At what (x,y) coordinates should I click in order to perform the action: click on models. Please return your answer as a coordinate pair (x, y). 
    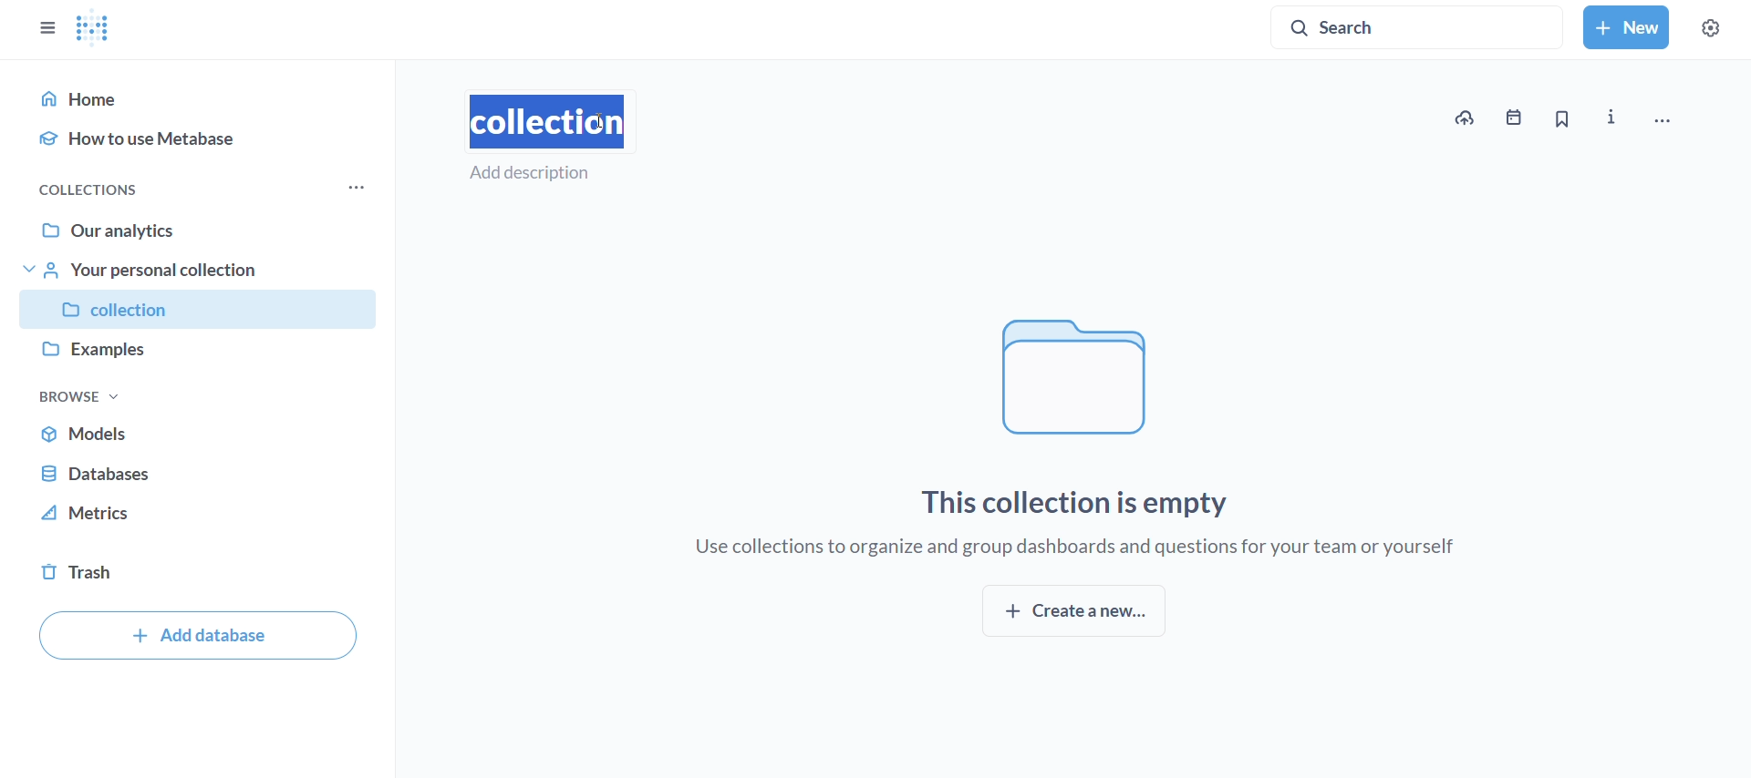
    Looking at the image, I should click on (200, 434).